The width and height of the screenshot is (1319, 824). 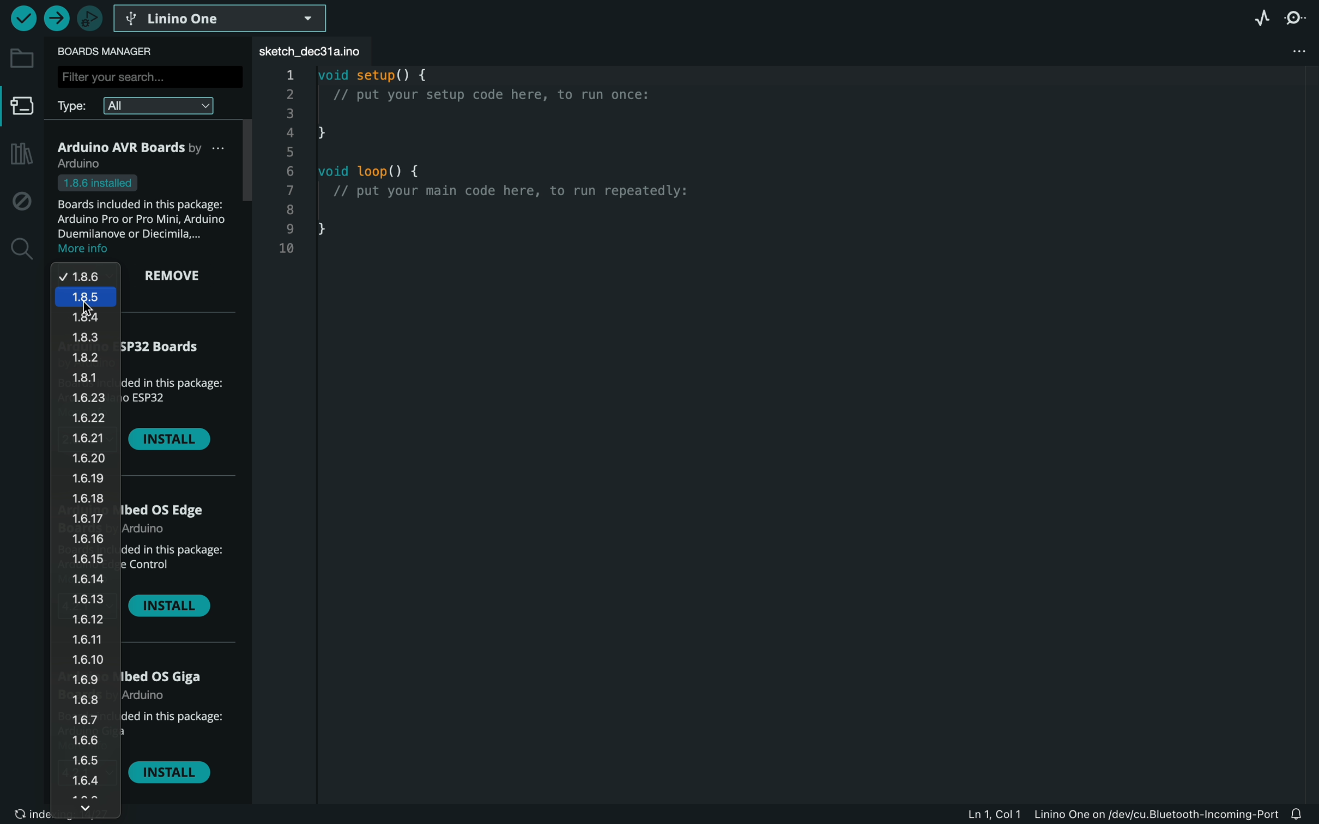 I want to click on 10, so click(x=285, y=249).